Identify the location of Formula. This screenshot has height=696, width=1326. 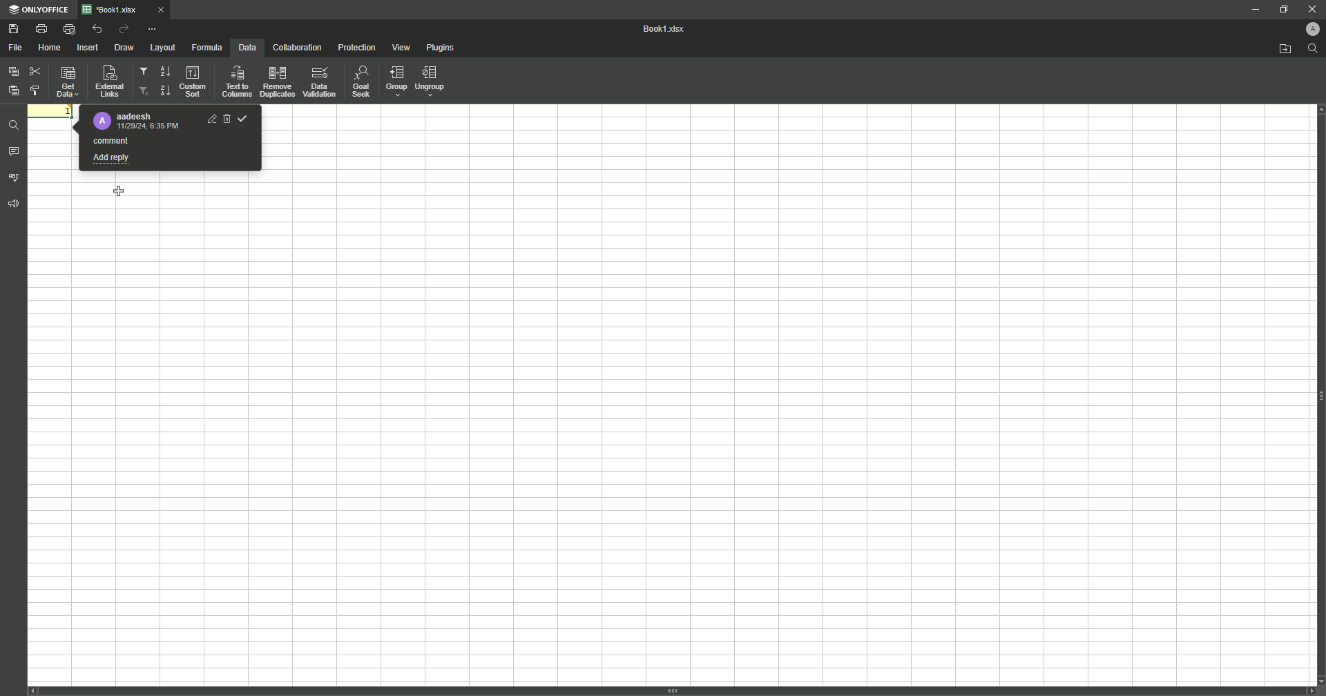
(205, 47).